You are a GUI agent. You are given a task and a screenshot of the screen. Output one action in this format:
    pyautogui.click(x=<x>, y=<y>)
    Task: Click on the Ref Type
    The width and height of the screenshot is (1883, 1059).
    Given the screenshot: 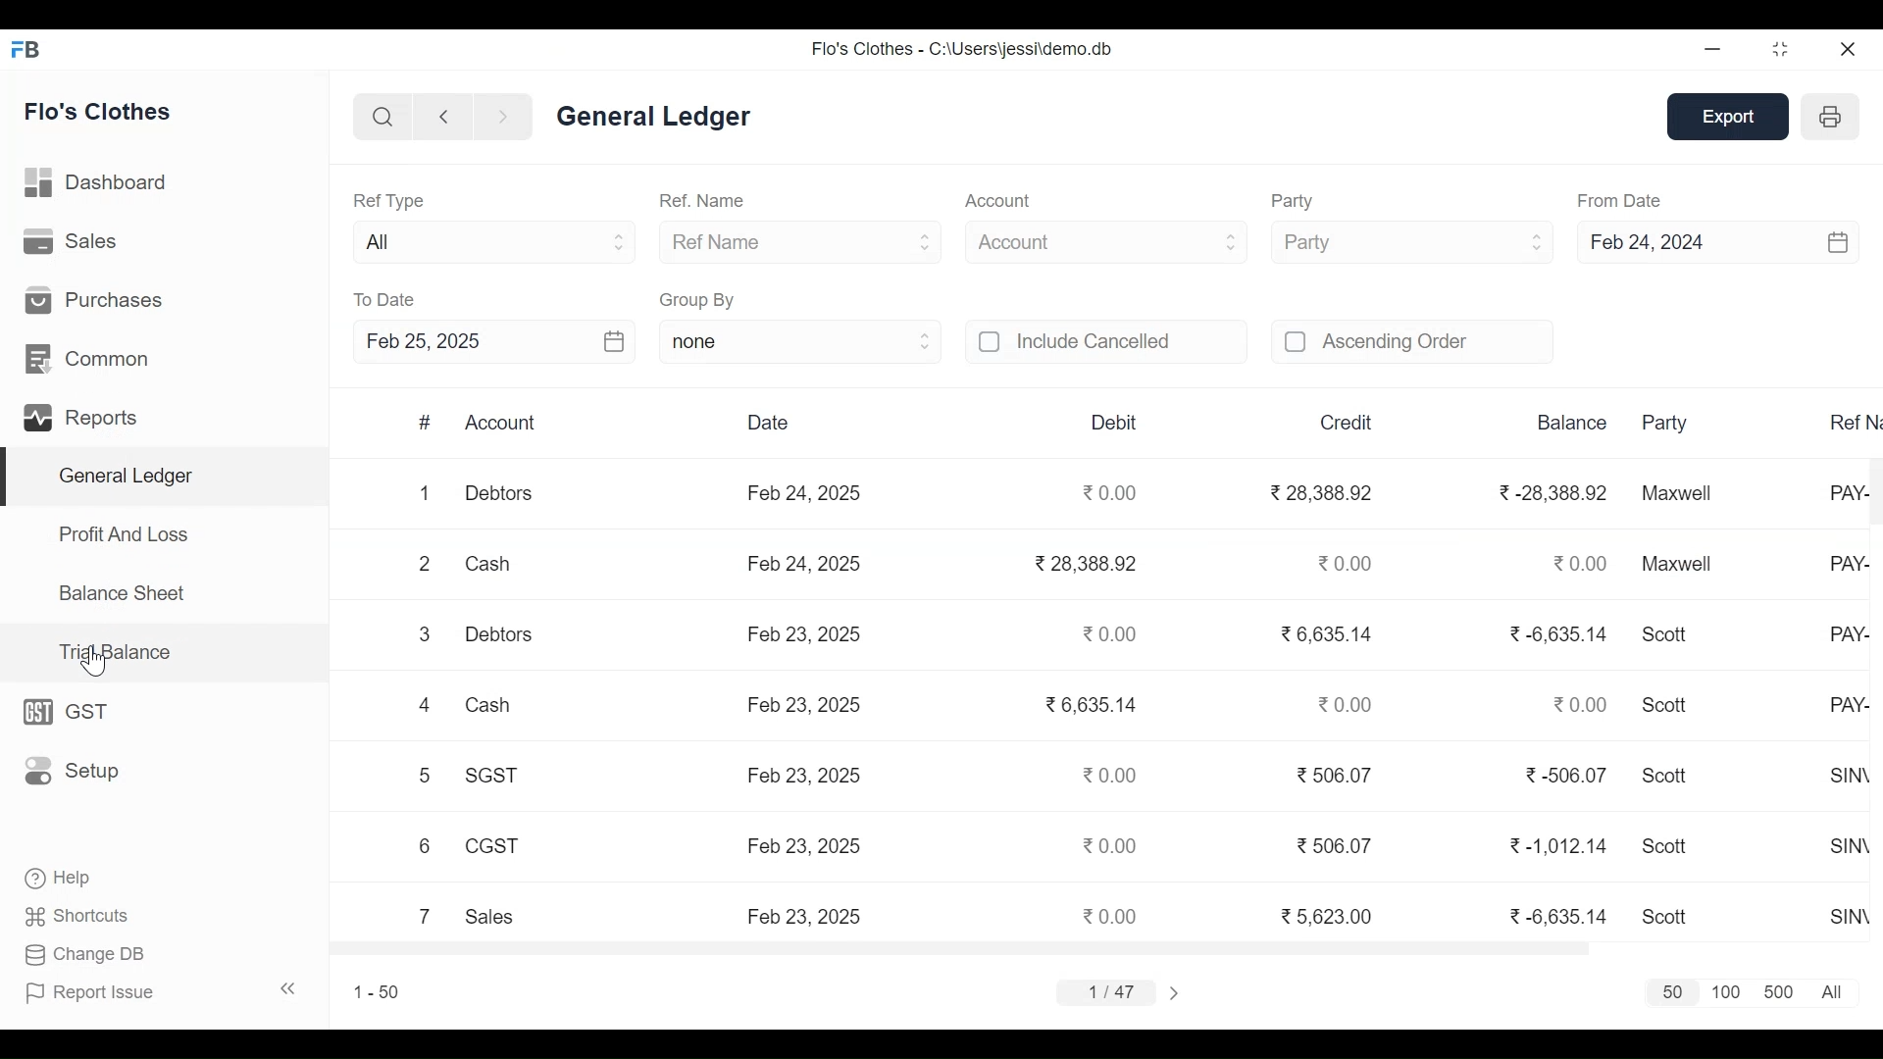 What is the action you would take?
    pyautogui.click(x=394, y=202)
    